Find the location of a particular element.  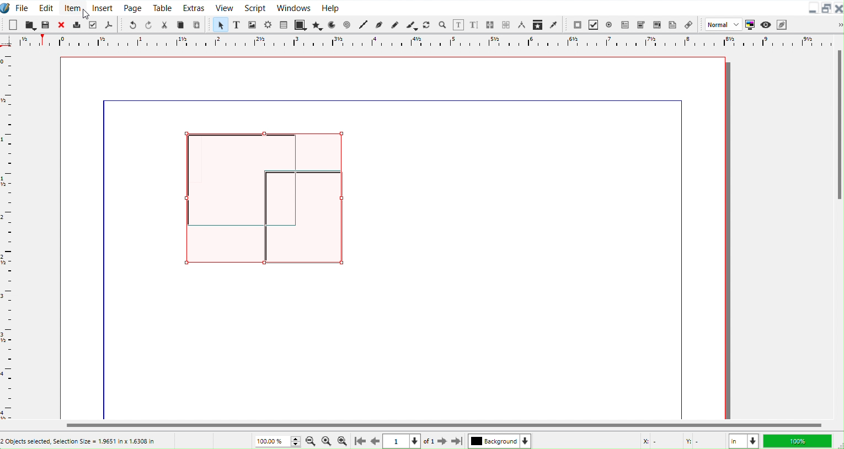

100 %  is located at coordinates (799, 441).